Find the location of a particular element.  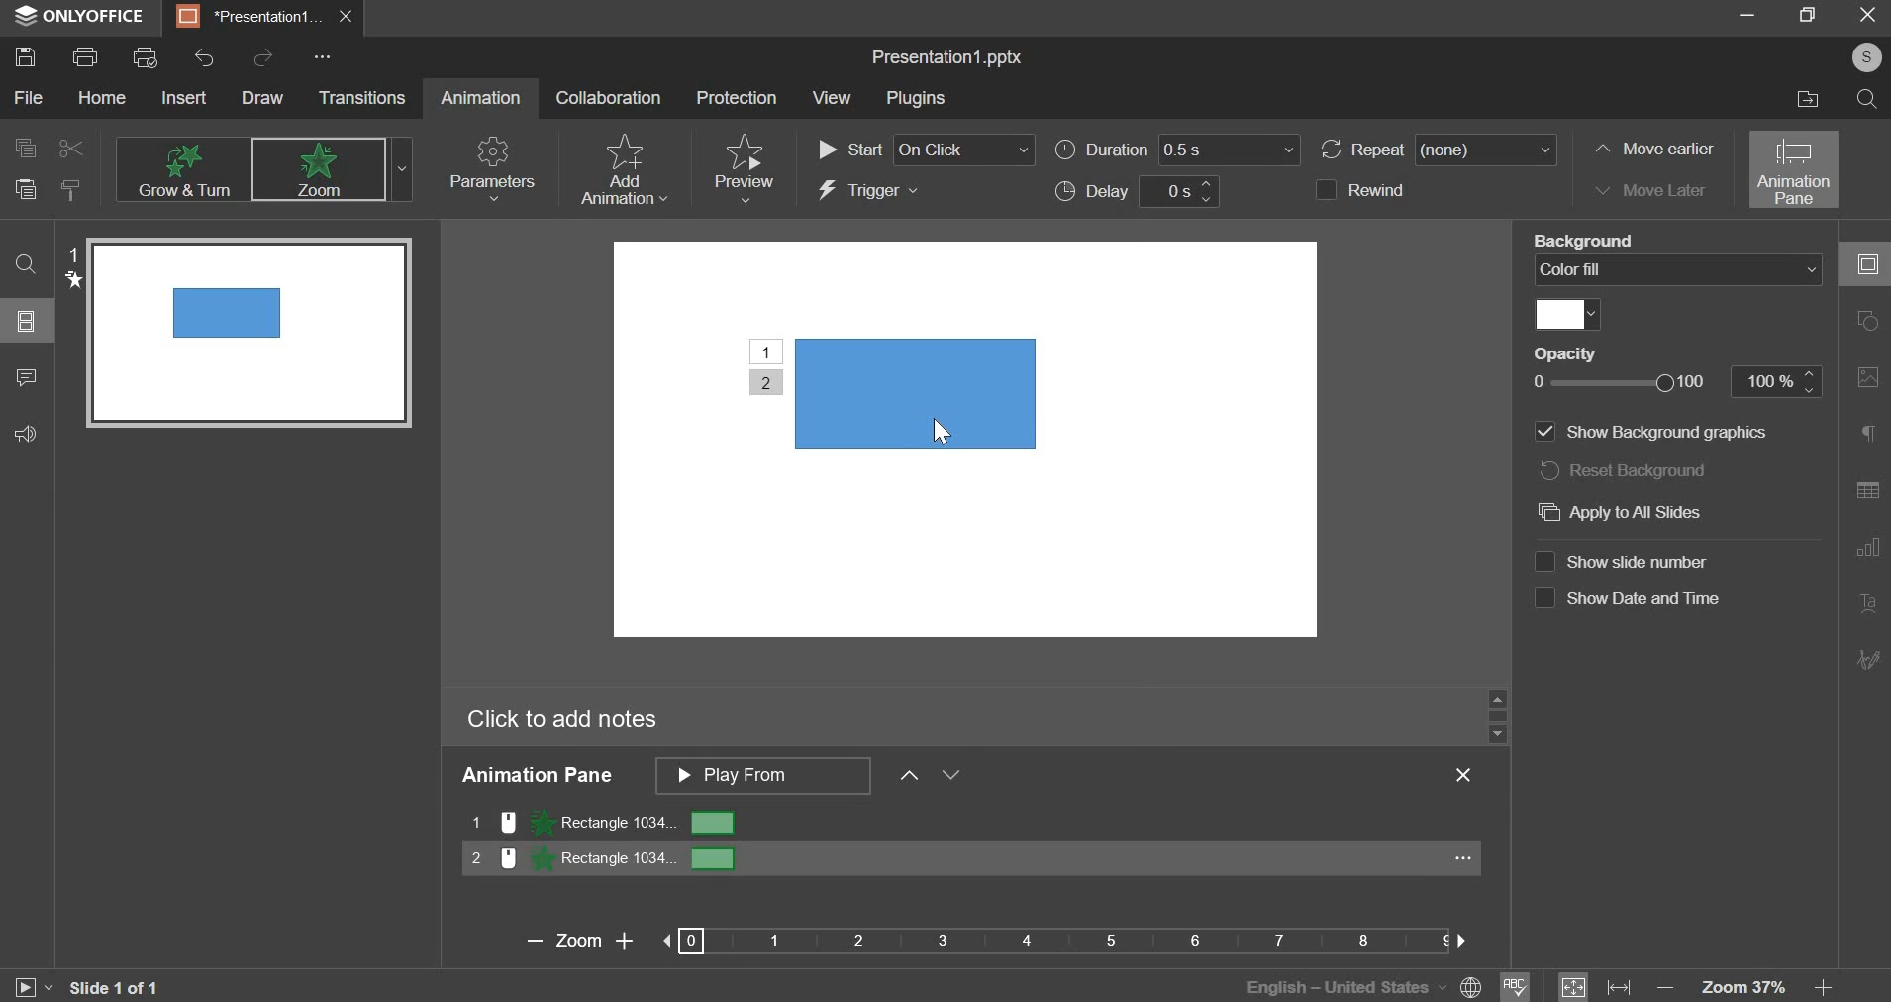

color fill is located at coordinates (1561, 313).